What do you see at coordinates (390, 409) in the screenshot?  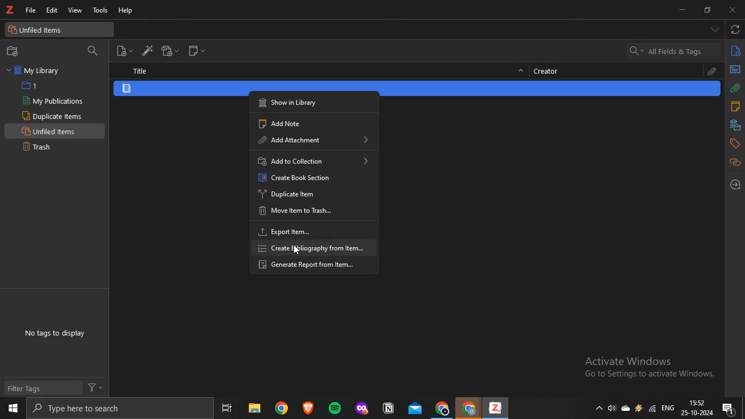 I see `application` at bounding box center [390, 409].